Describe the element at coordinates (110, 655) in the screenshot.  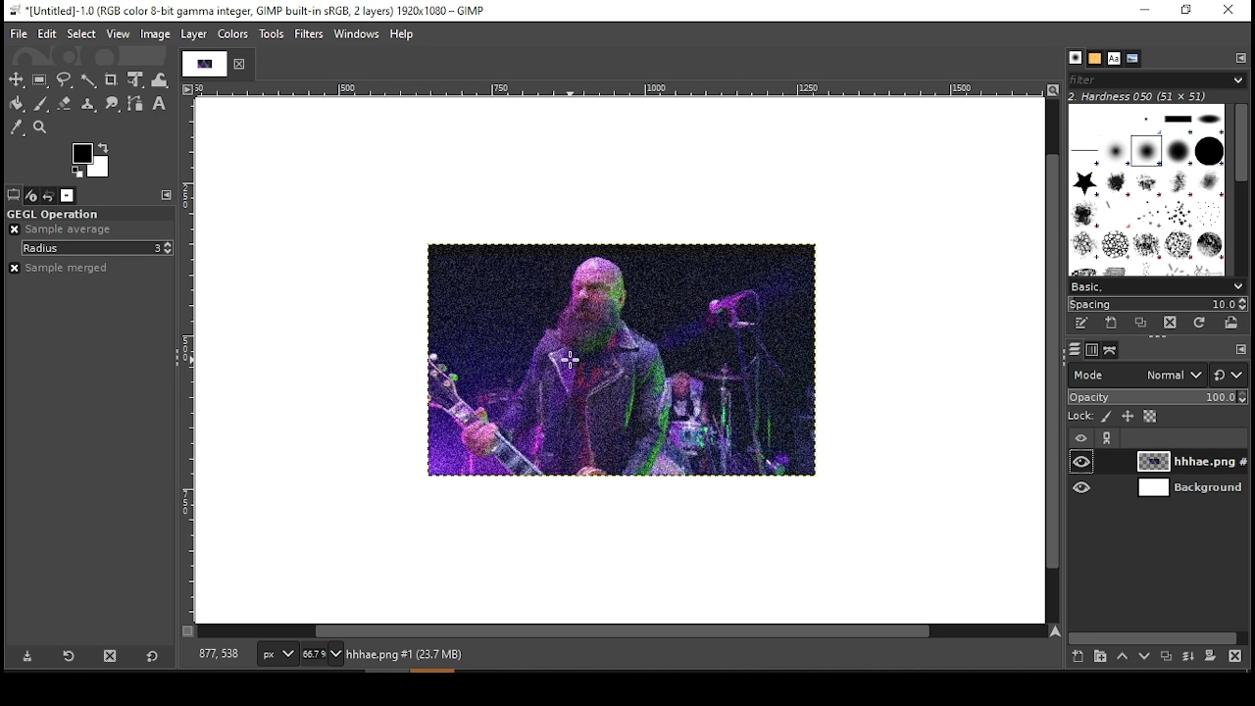
I see `delete tool preset` at that location.